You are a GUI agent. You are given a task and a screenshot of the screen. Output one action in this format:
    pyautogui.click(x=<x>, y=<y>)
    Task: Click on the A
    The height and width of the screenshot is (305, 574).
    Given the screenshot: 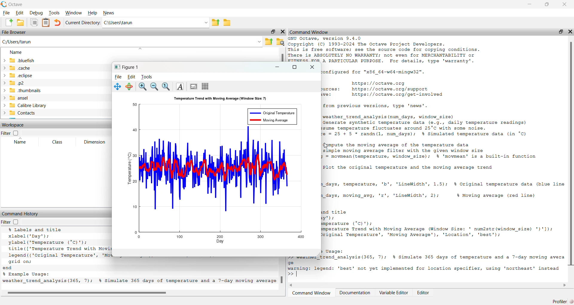 What is the action you would take?
    pyautogui.click(x=181, y=86)
    